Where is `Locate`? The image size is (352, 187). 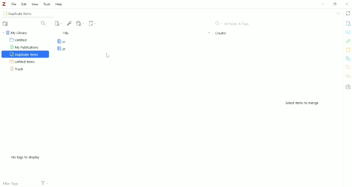 Locate is located at coordinates (348, 87).